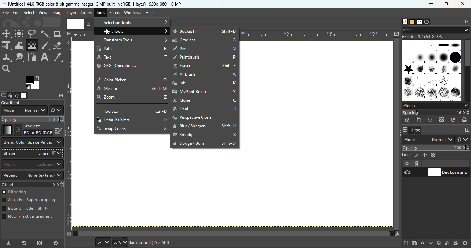 This screenshot has width=471, height=248. Describe the element at coordinates (411, 130) in the screenshot. I see `Open the channels dialog` at that location.